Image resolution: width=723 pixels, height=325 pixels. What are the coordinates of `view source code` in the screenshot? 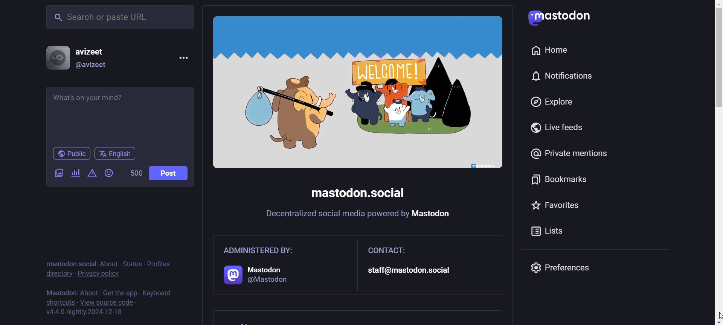 It's located at (108, 303).